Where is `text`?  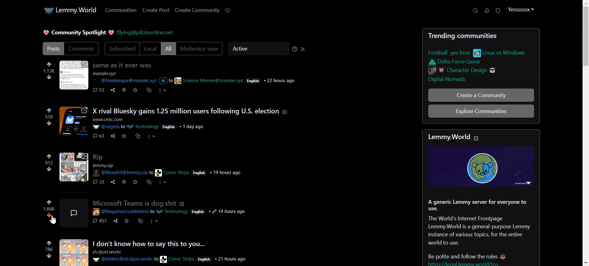 text is located at coordinates (457, 137).